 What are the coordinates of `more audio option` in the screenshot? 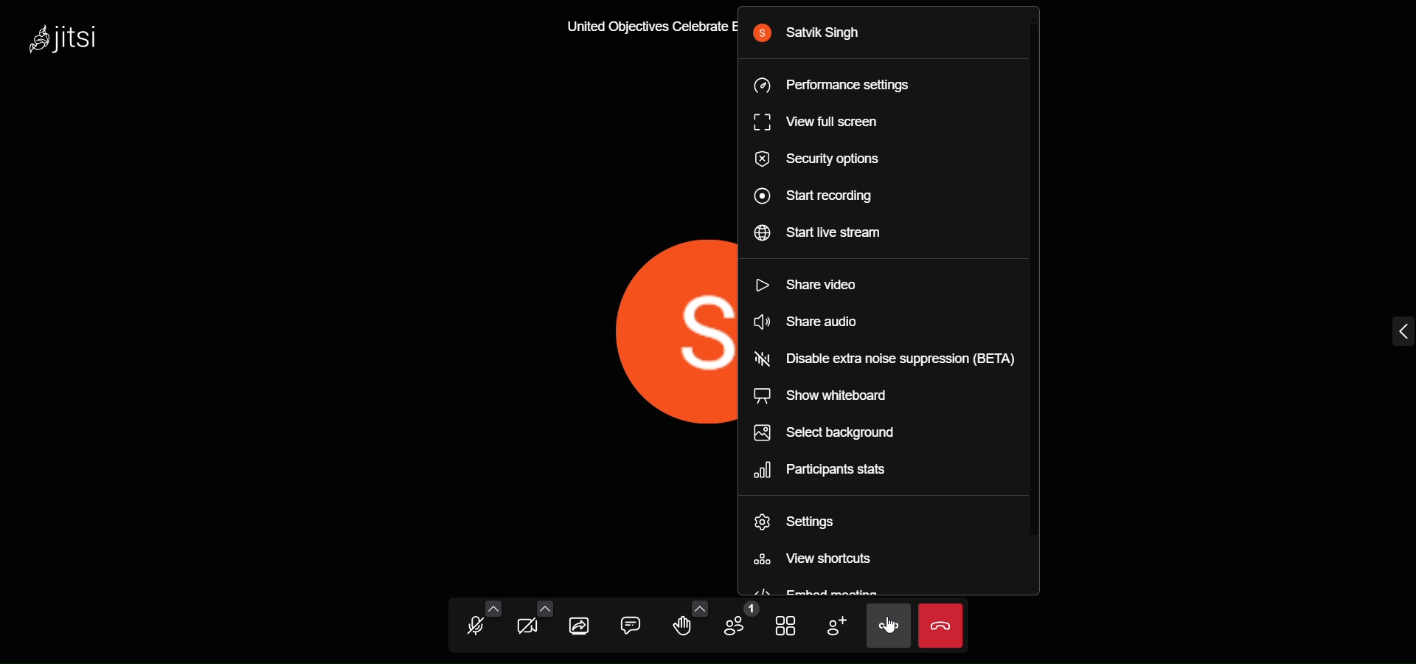 It's located at (491, 607).